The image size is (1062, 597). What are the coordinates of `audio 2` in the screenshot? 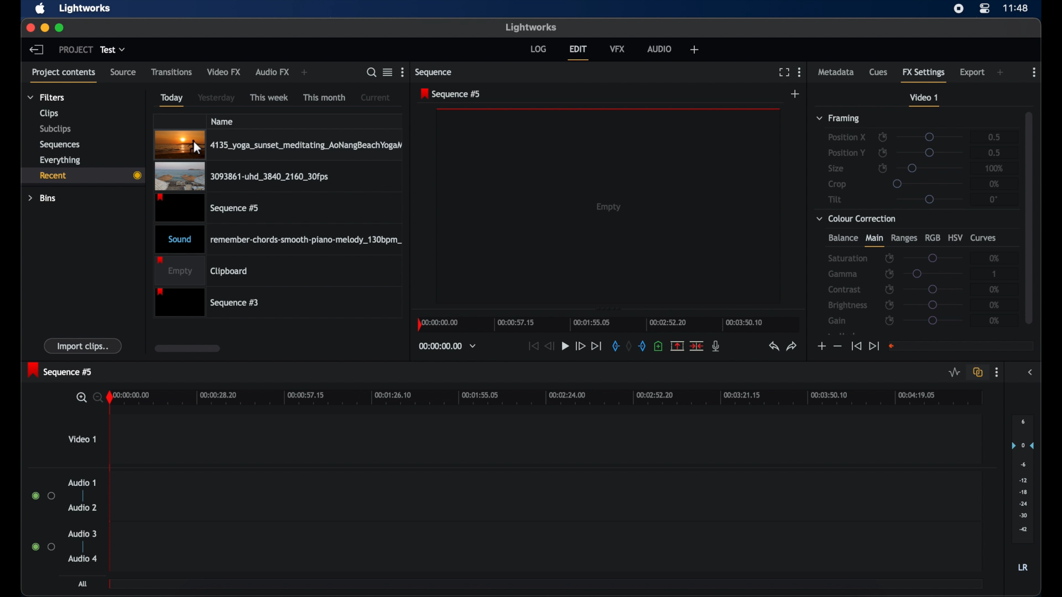 It's located at (82, 507).